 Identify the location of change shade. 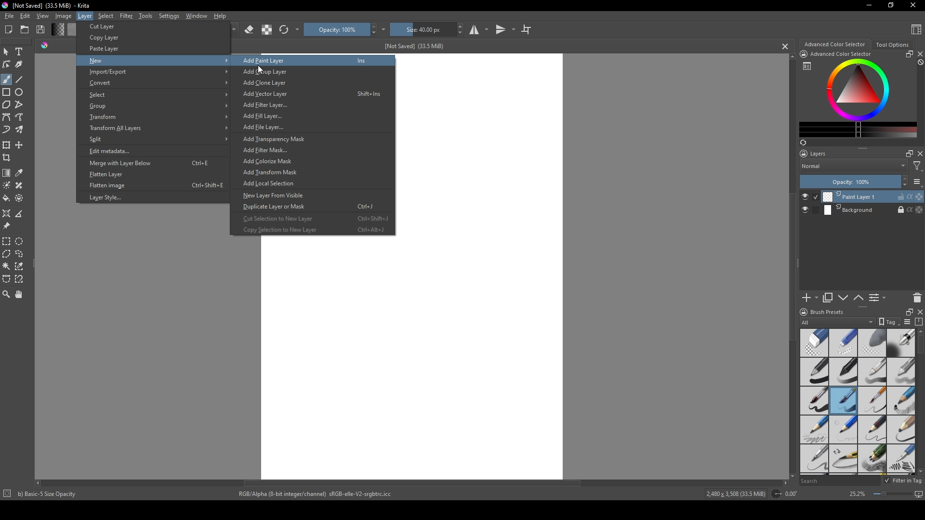
(57, 29).